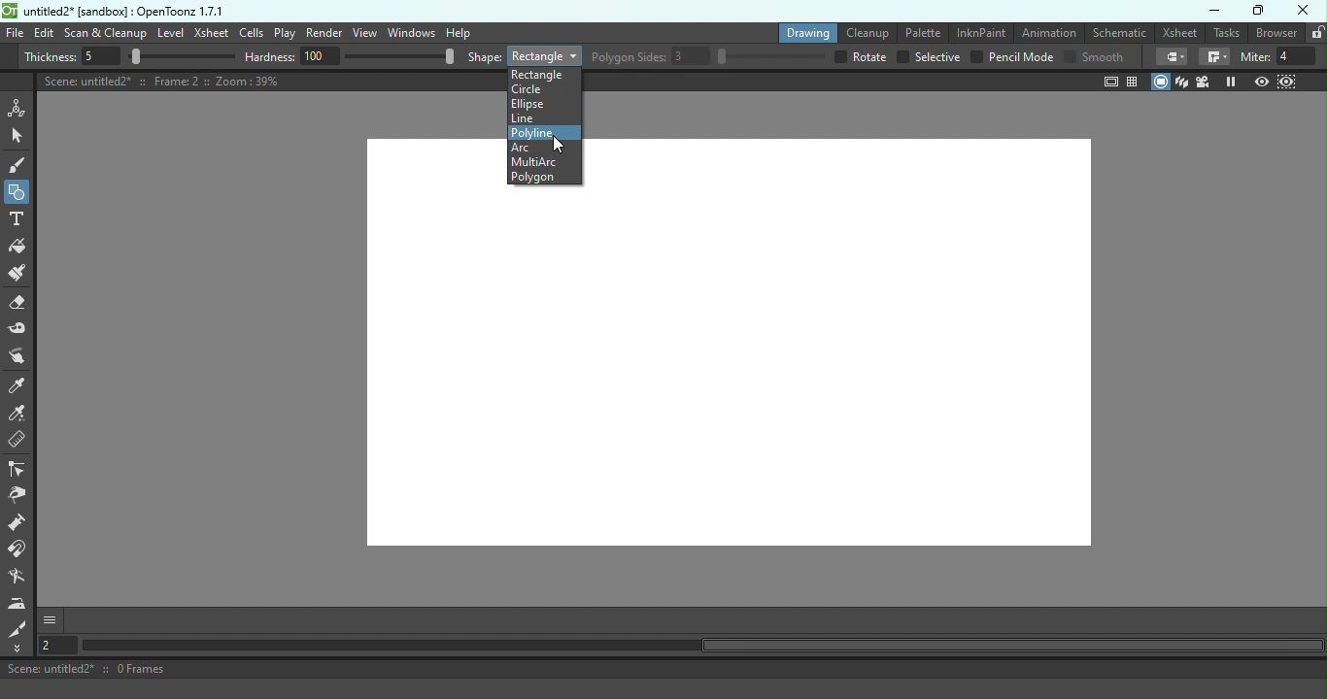 This screenshot has height=699, width=1327. I want to click on Selection tool, so click(19, 137).